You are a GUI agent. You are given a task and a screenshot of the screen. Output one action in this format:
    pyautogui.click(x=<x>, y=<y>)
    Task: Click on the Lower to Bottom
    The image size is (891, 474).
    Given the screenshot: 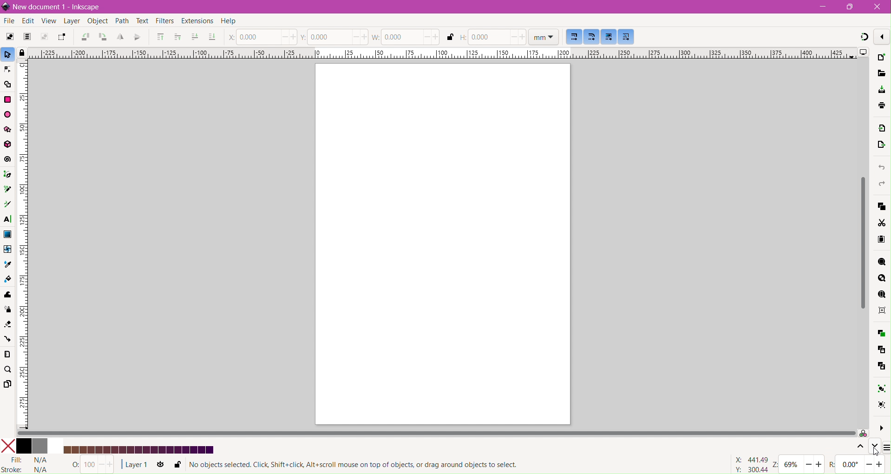 What is the action you would take?
    pyautogui.click(x=212, y=37)
    